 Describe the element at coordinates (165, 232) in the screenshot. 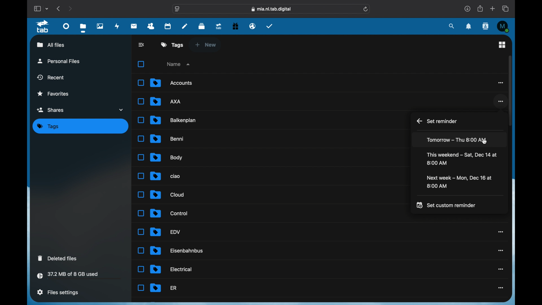

I see `file` at that location.